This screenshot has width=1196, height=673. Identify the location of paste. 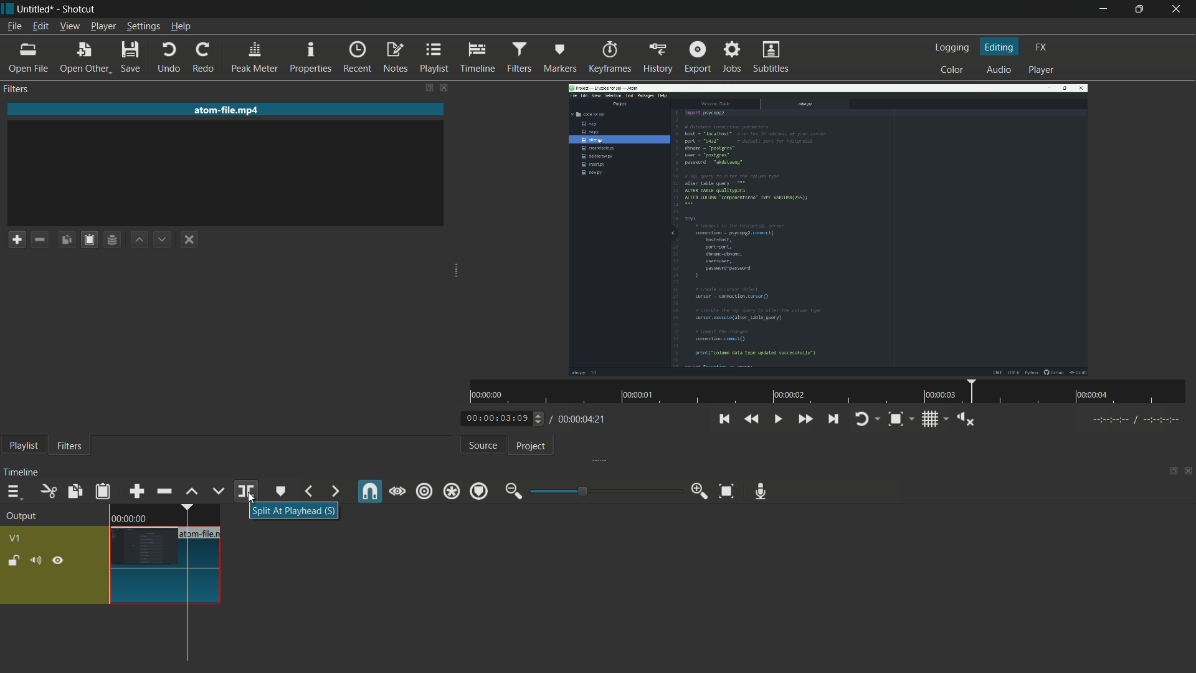
(103, 491).